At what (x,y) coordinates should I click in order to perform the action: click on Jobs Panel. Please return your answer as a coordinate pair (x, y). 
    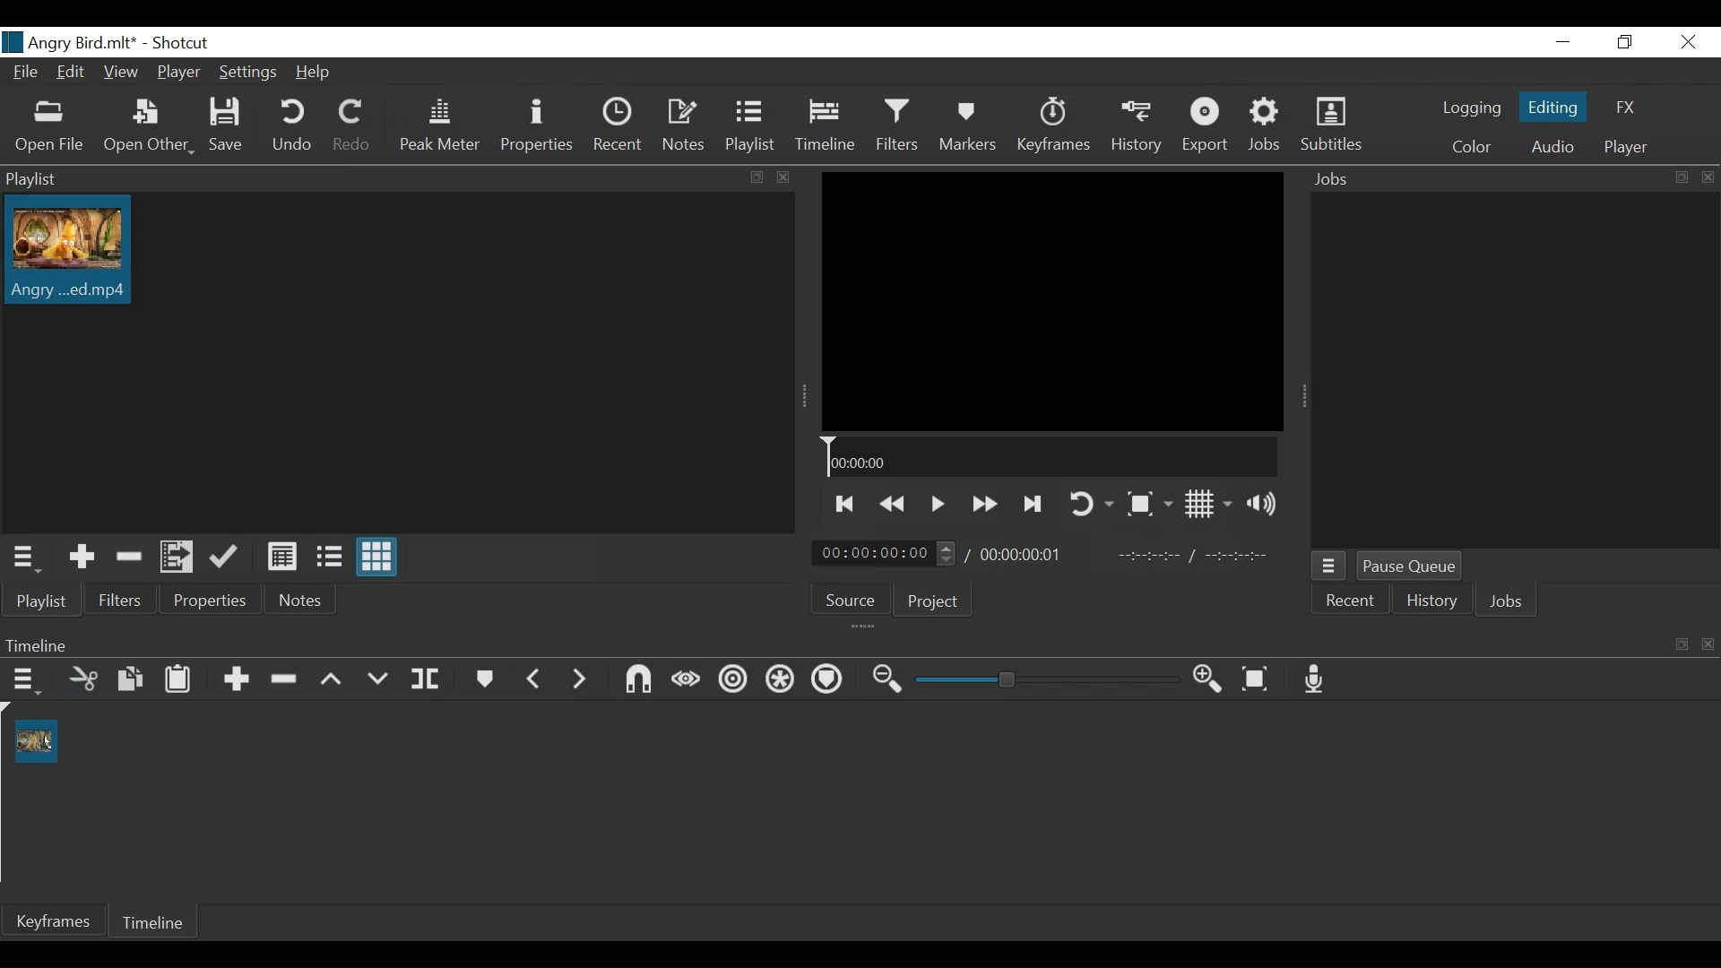
    Looking at the image, I should click on (1515, 177).